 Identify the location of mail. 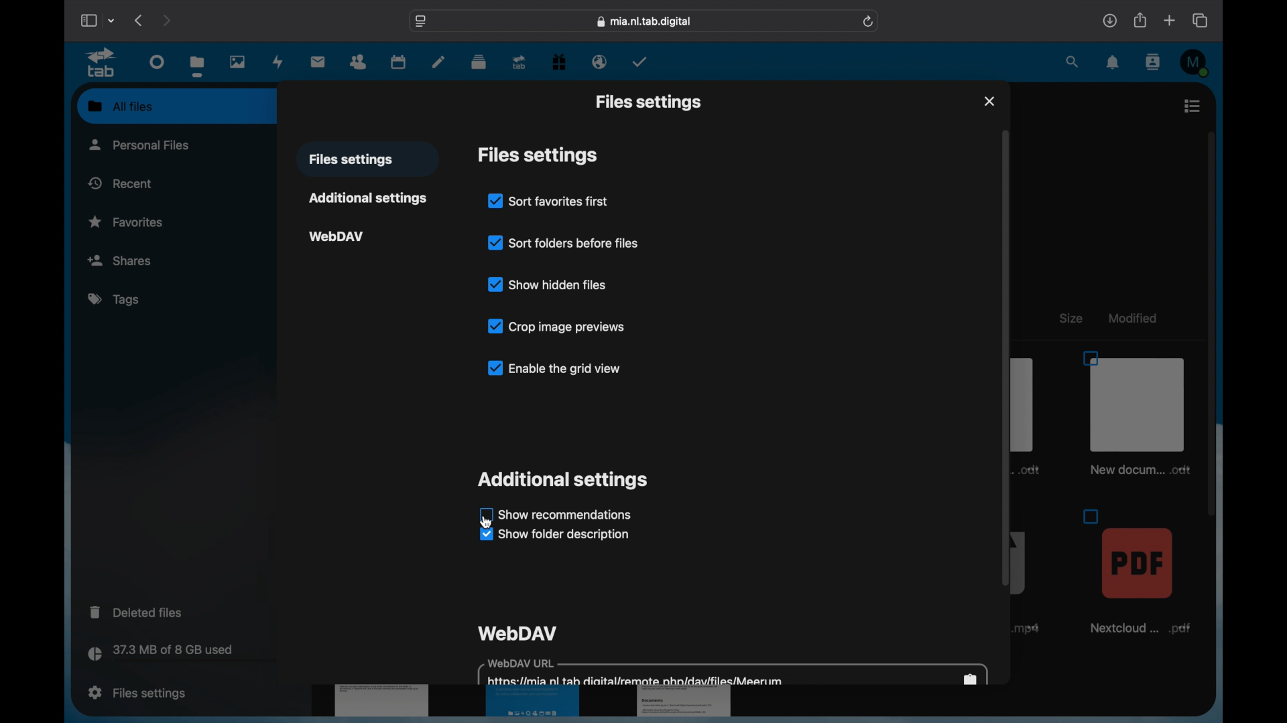
(318, 62).